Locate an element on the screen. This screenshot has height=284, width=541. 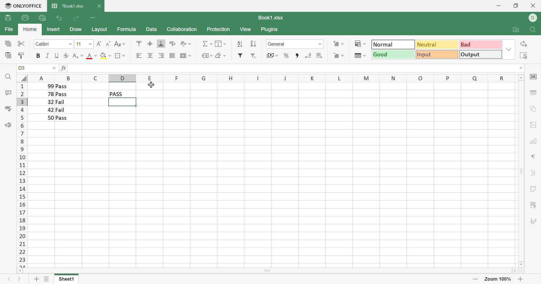
Slicer settings is located at coordinates (534, 205).